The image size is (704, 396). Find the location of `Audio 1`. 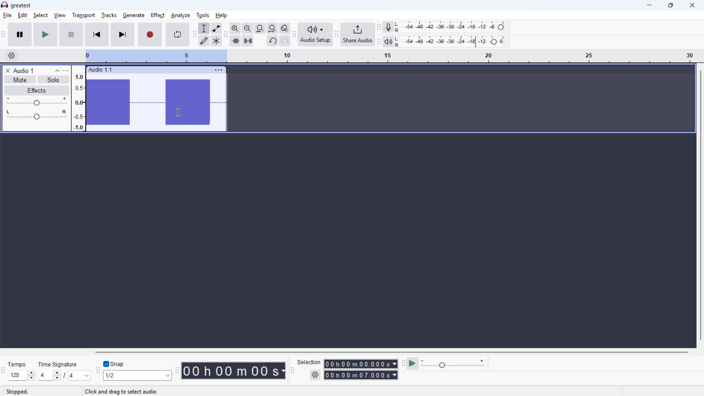

Audio 1 is located at coordinates (23, 70).